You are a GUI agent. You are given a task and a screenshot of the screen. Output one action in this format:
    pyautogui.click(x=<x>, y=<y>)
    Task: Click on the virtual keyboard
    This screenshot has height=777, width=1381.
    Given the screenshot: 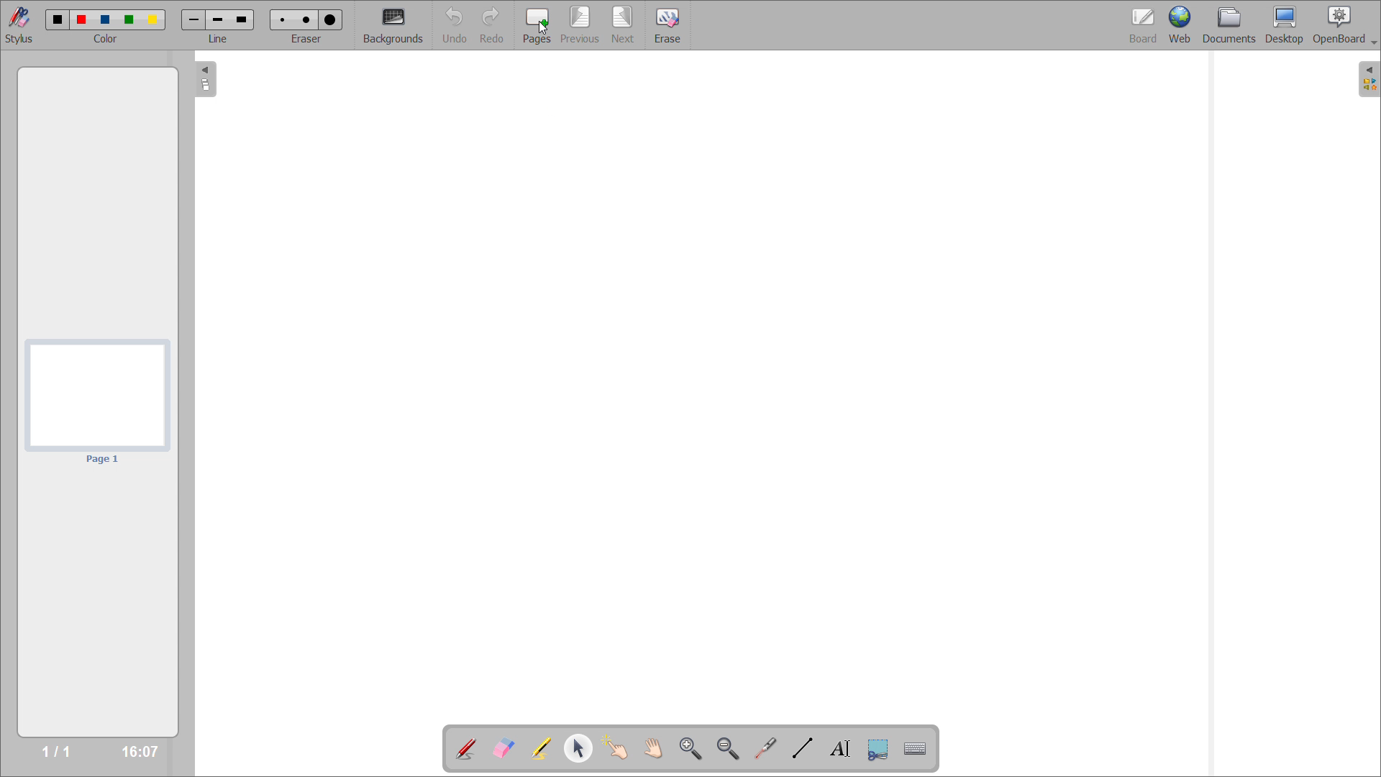 What is the action you would take?
    pyautogui.click(x=916, y=748)
    